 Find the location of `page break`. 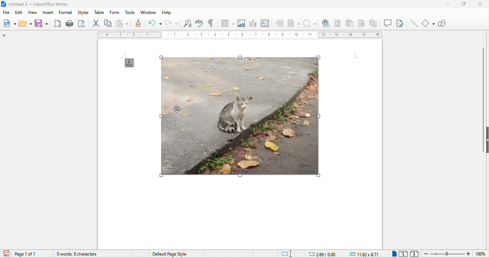

page break is located at coordinates (281, 23).